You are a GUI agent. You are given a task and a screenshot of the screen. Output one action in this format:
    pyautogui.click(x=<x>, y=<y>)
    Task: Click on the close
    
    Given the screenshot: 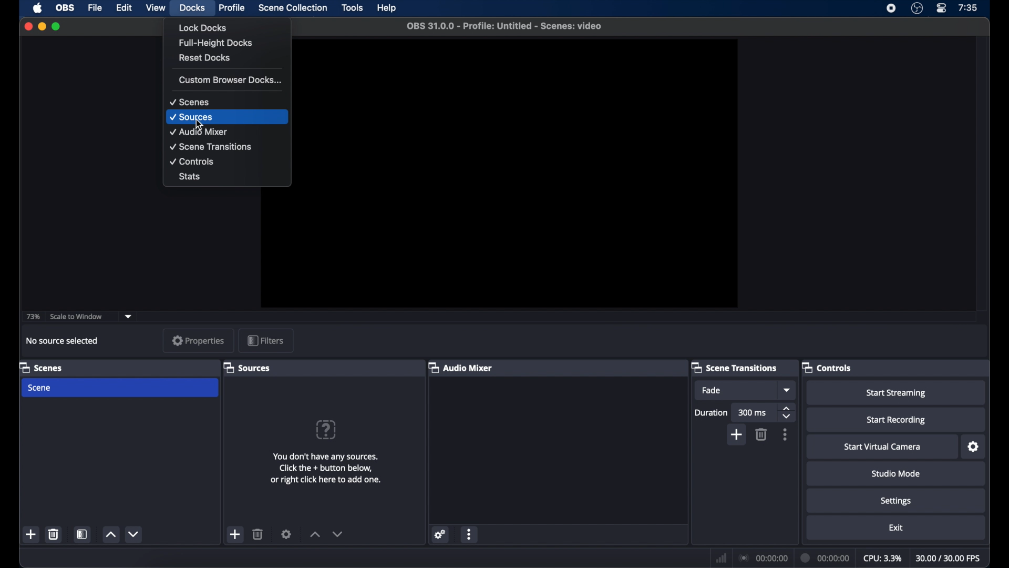 What is the action you would take?
    pyautogui.click(x=28, y=26)
    